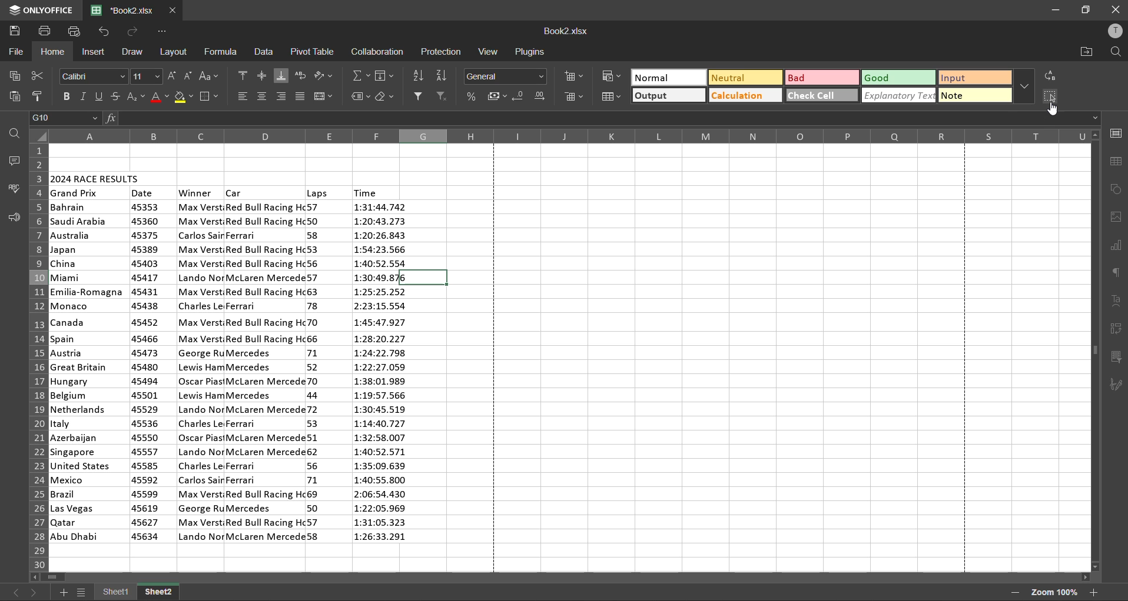  I want to click on selected cell, so click(423, 278).